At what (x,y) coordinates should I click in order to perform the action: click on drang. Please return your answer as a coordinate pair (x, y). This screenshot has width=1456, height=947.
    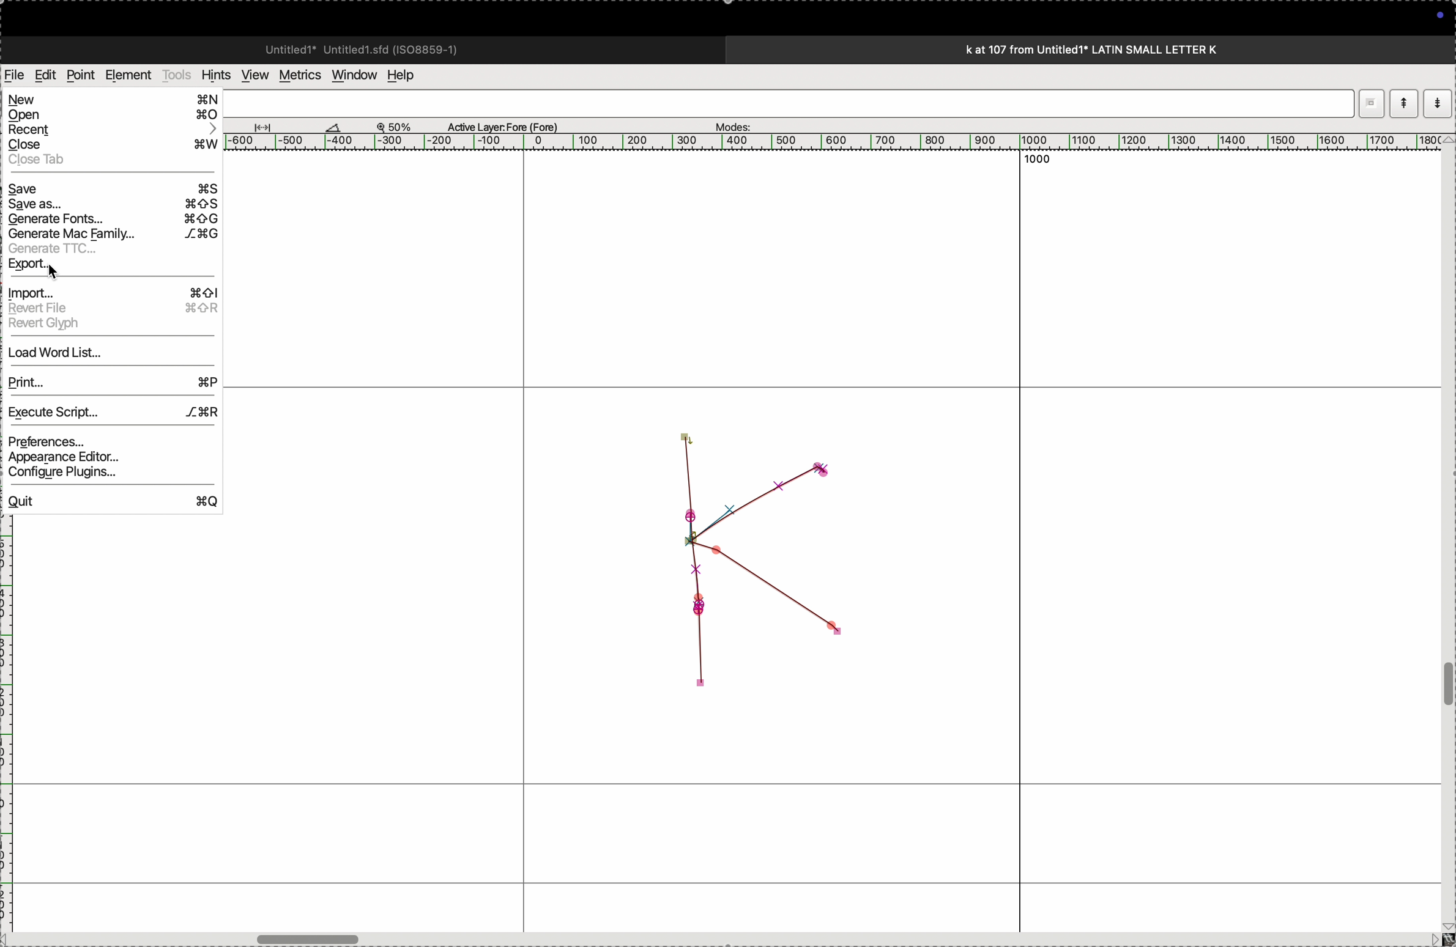
    Looking at the image, I should click on (270, 125).